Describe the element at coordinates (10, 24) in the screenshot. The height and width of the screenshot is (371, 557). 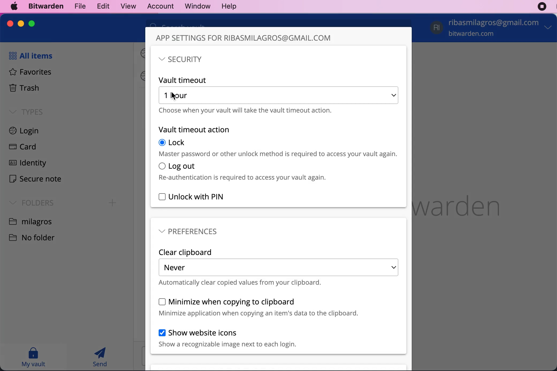
I see `close` at that location.